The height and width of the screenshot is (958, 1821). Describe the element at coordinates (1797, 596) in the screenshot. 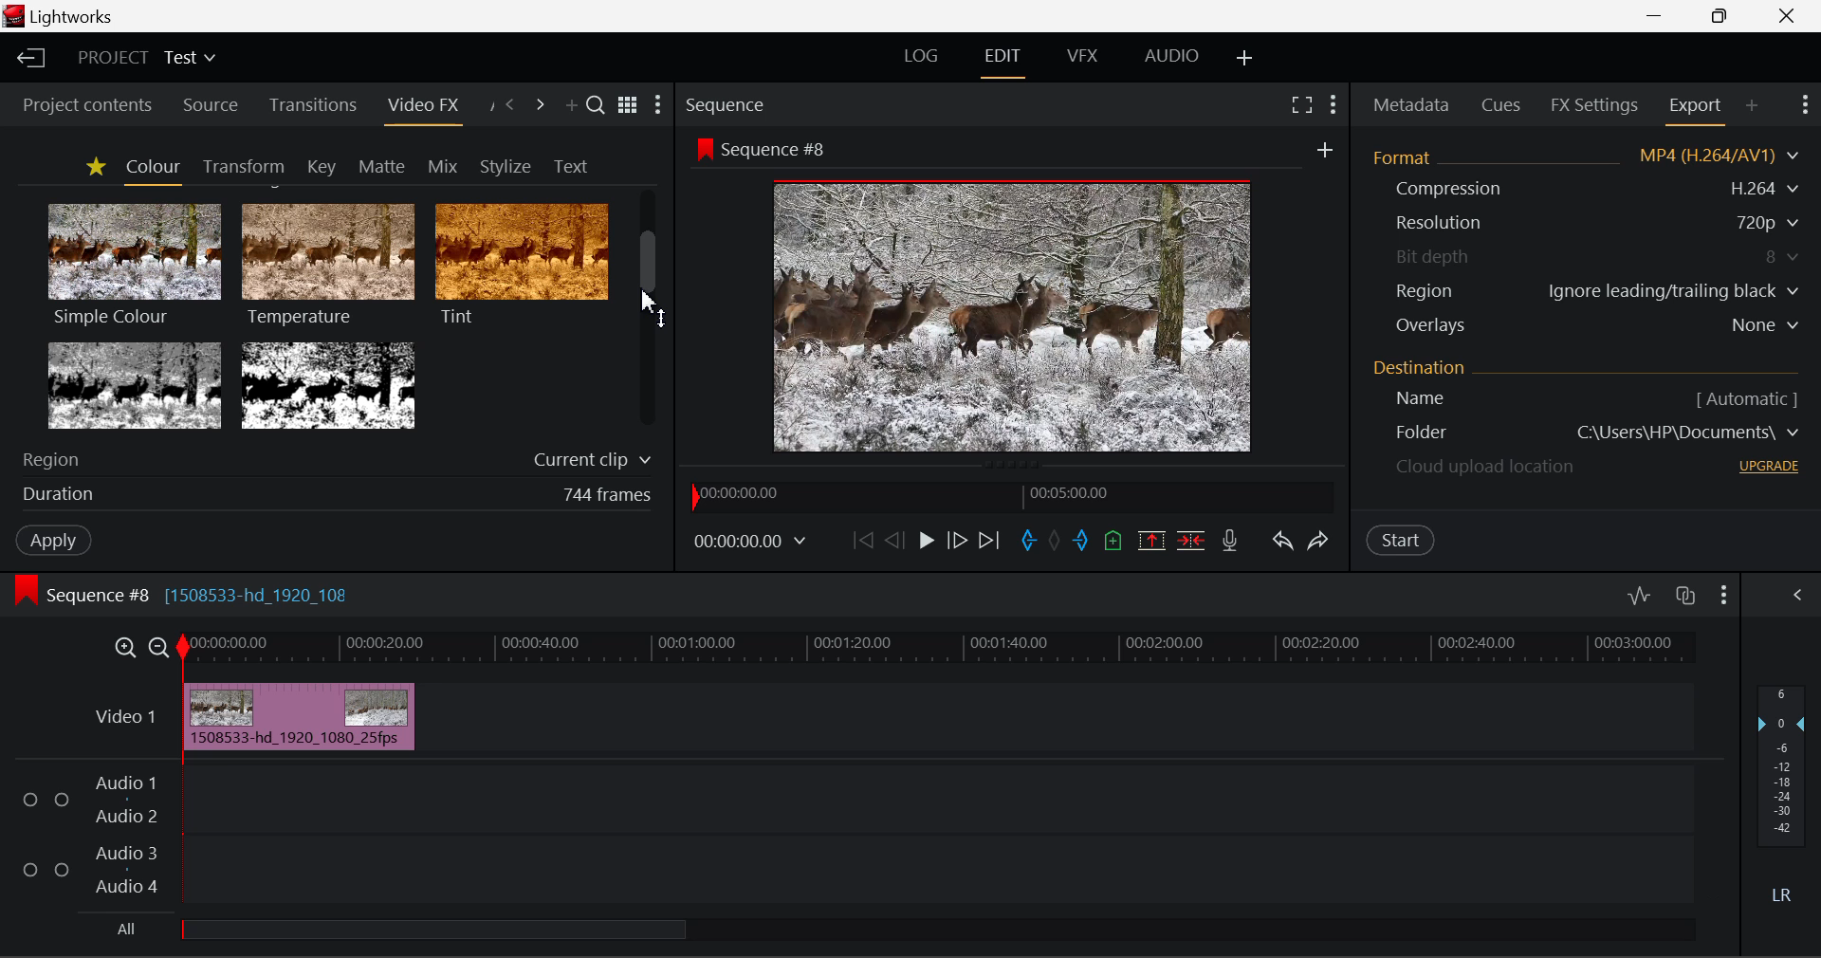

I see `Show Settings` at that location.